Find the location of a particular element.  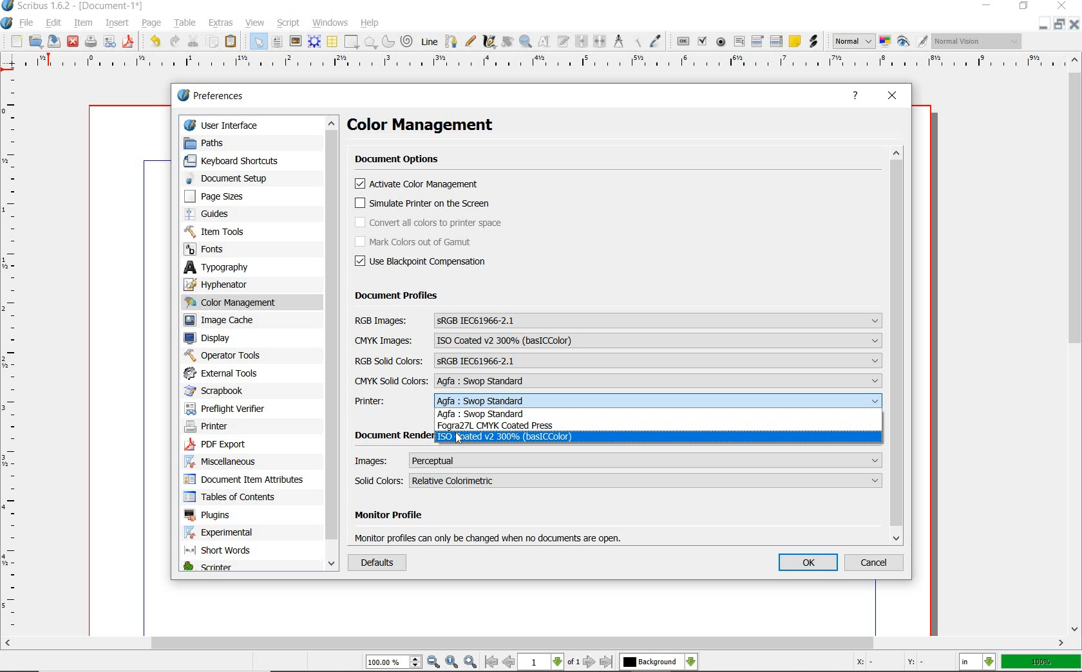

pdf check box is located at coordinates (701, 41).